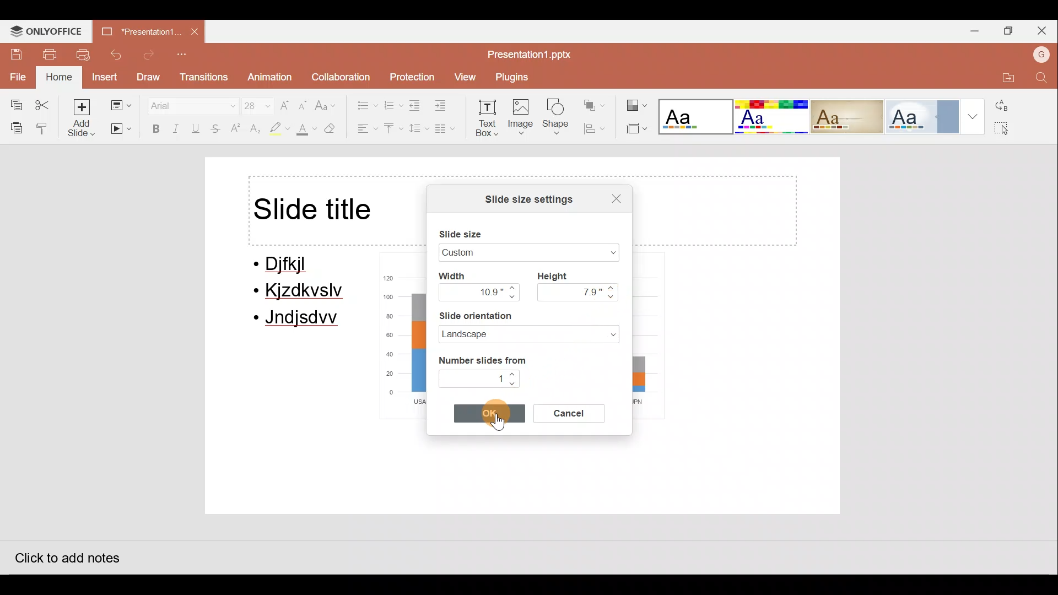 The height and width of the screenshot is (595, 1058). Describe the element at coordinates (392, 129) in the screenshot. I see `Vertical align` at that location.